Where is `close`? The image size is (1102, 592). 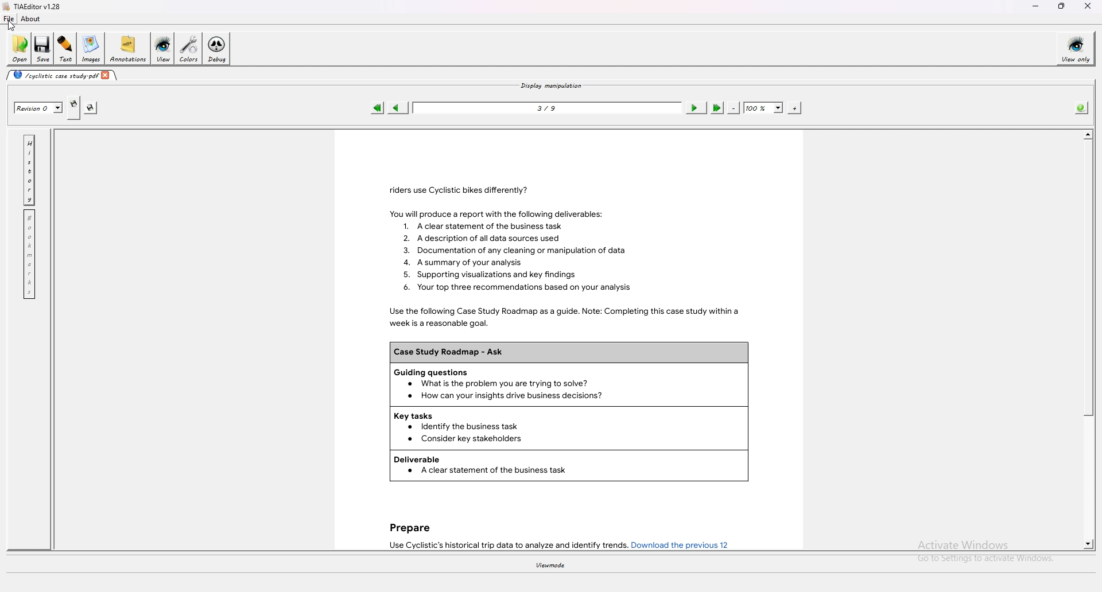
close is located at coordinates (108, 75).